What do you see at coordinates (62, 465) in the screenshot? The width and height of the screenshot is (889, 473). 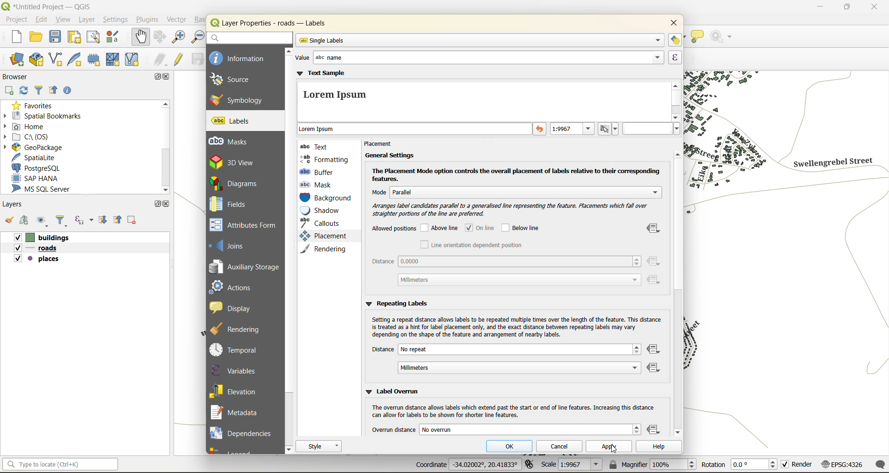 I see `status bar` at bounding box center [62, 465].